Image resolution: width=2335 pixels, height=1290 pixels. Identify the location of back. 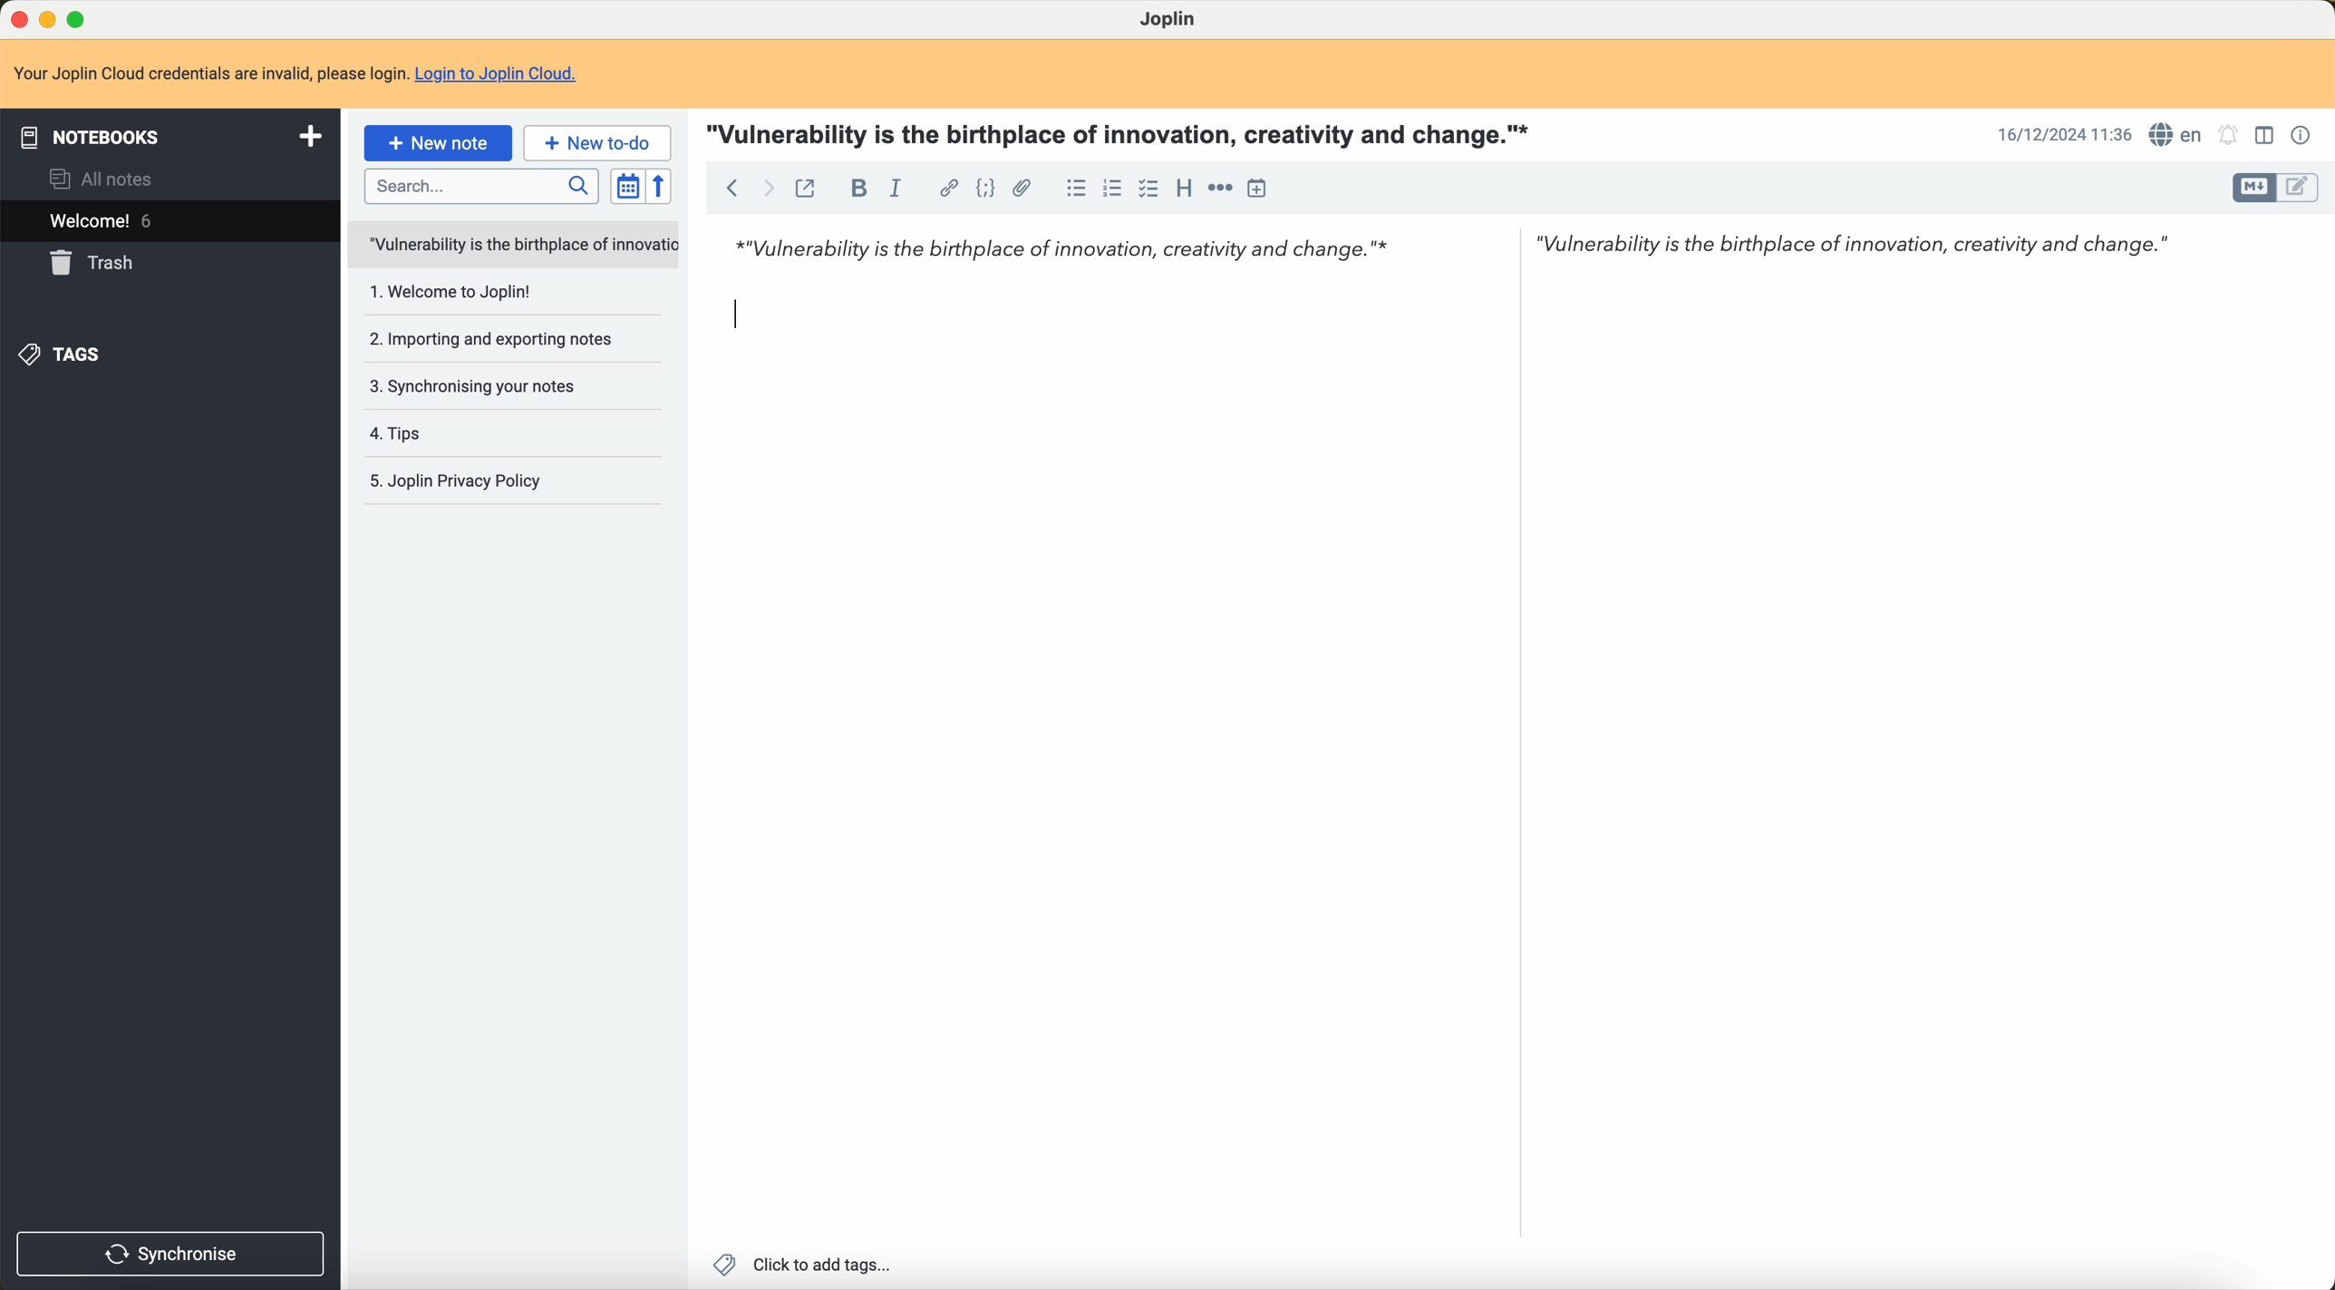
(732, 189).